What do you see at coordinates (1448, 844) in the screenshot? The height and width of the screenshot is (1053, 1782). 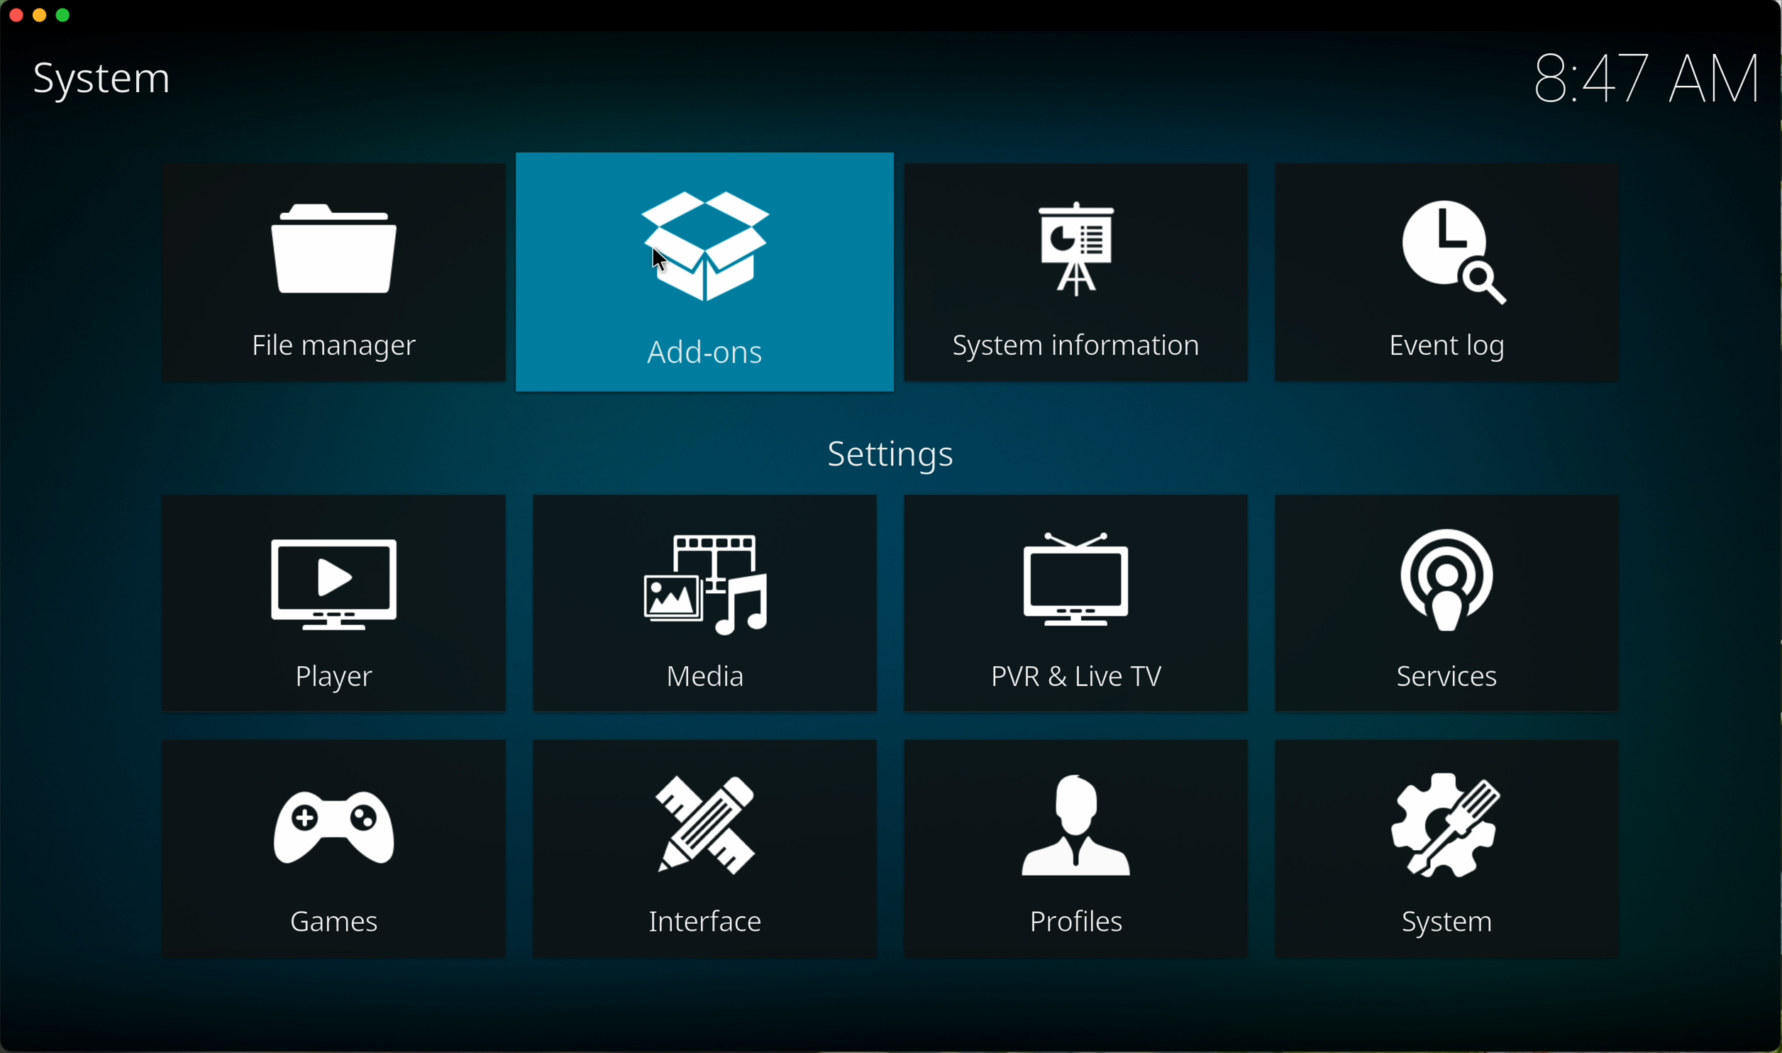 I see `system` at bounding box center [1448, 844].